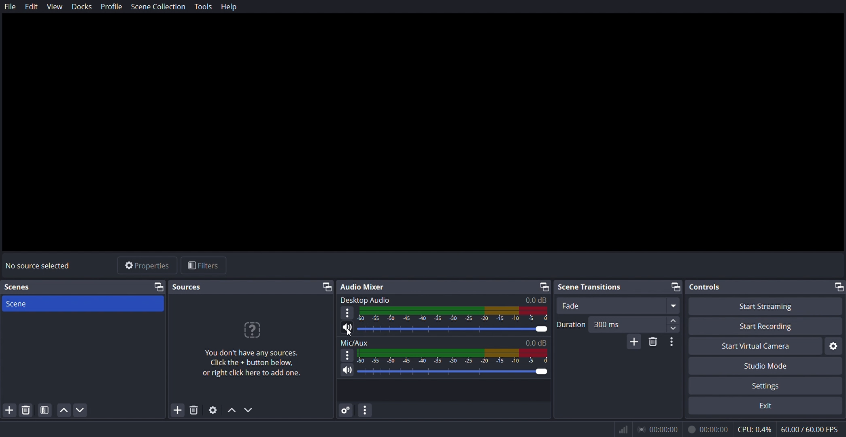  What do you see at coordinates (446, 300) in the screenshot?
I see `desktop audio` at bounding box center [446, 300].